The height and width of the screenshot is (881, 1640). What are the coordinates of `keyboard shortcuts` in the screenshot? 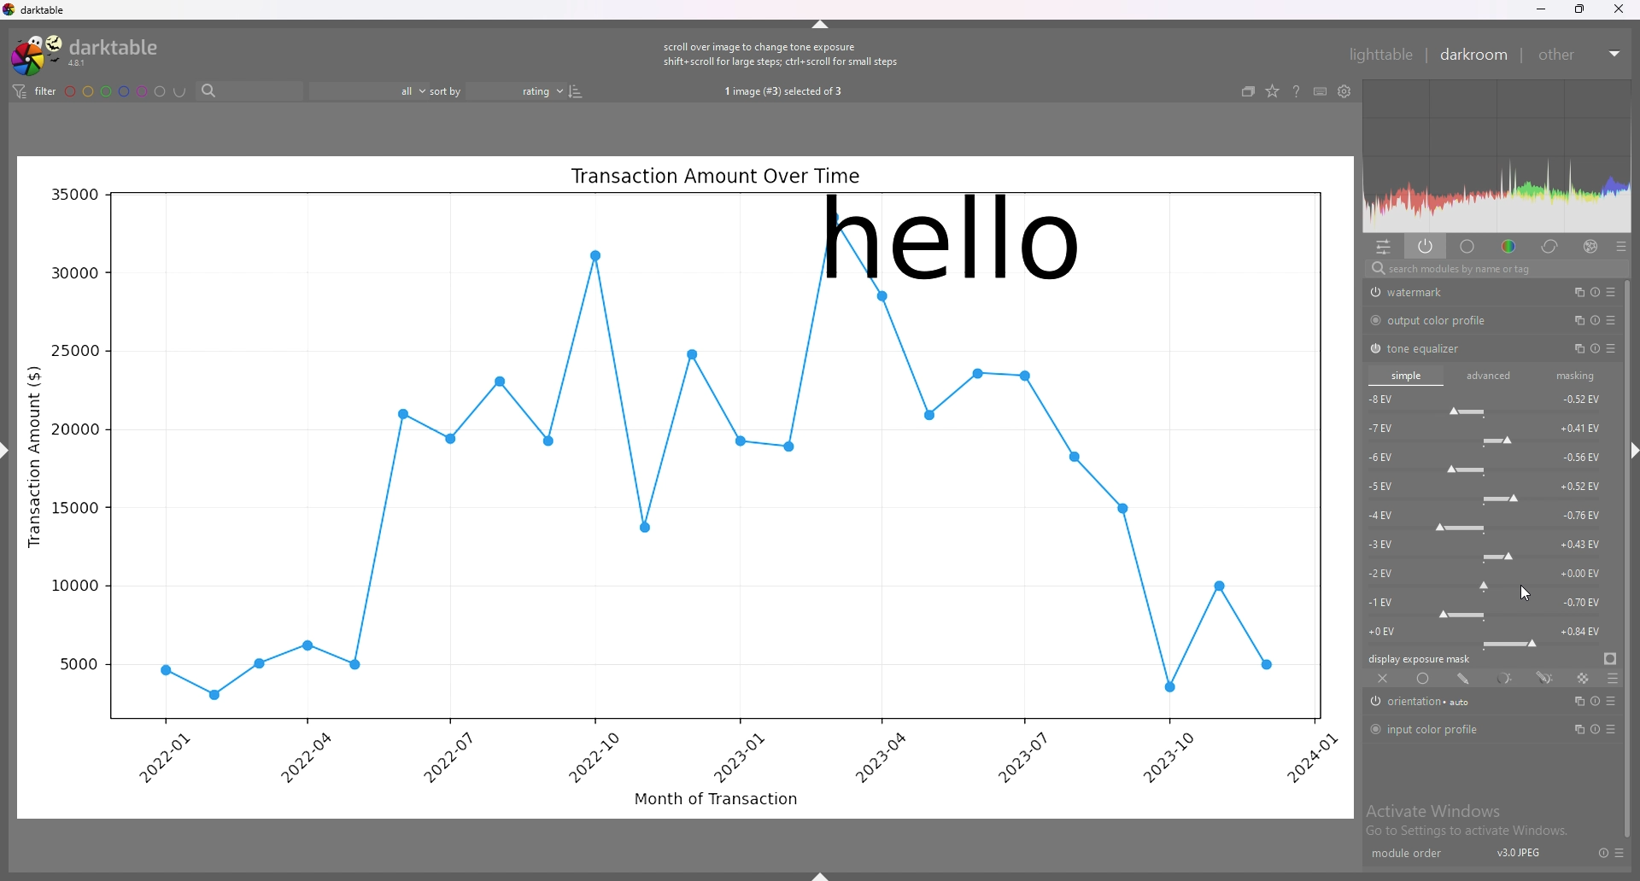 It's located at (1320, 91).